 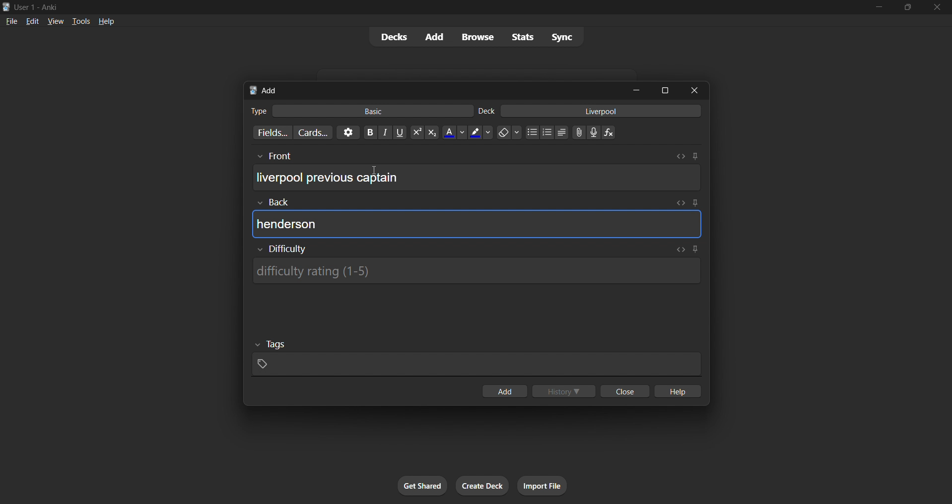 What do you see at coordinates (697, 90) in the screenshot?
I see `close` at bounding box center [697, 90].